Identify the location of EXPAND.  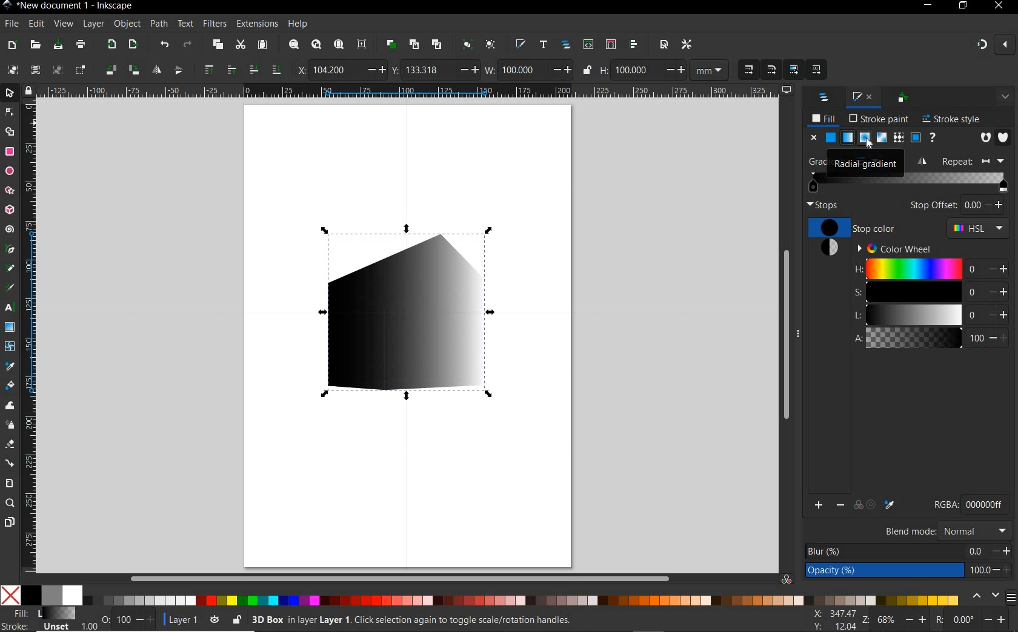
(1004, 97).